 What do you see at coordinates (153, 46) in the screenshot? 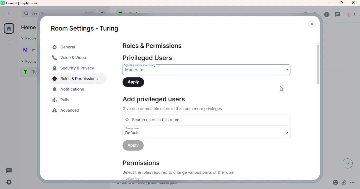
I see `Roles & Permissions` at bounding box center [153, 46].